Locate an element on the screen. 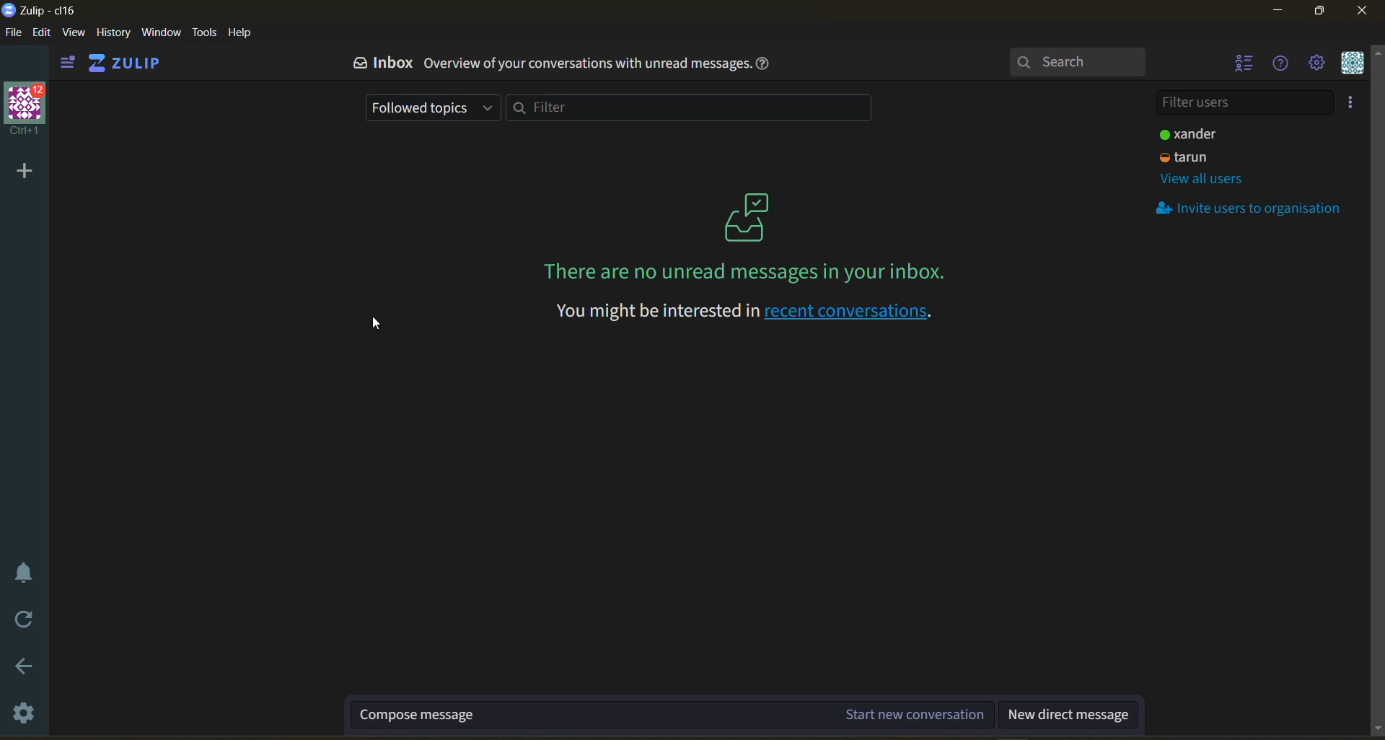 The height and width of the screenshot is (740, 1385). window is located at coordinates (161, 34).